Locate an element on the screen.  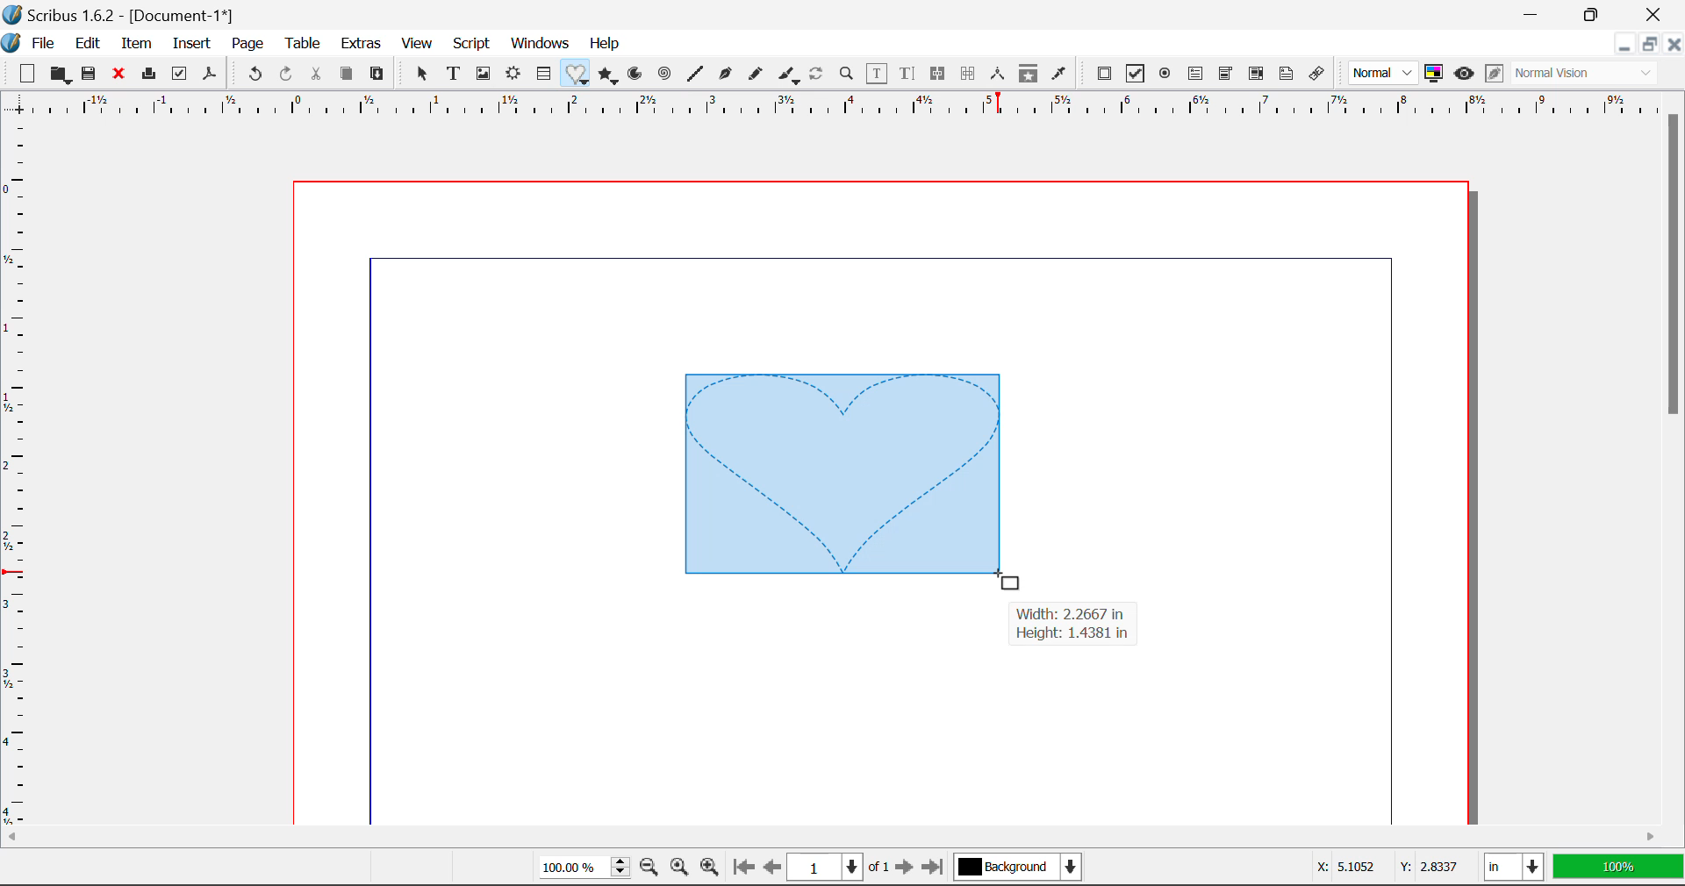
Previous is located at coordinates (773, 868).